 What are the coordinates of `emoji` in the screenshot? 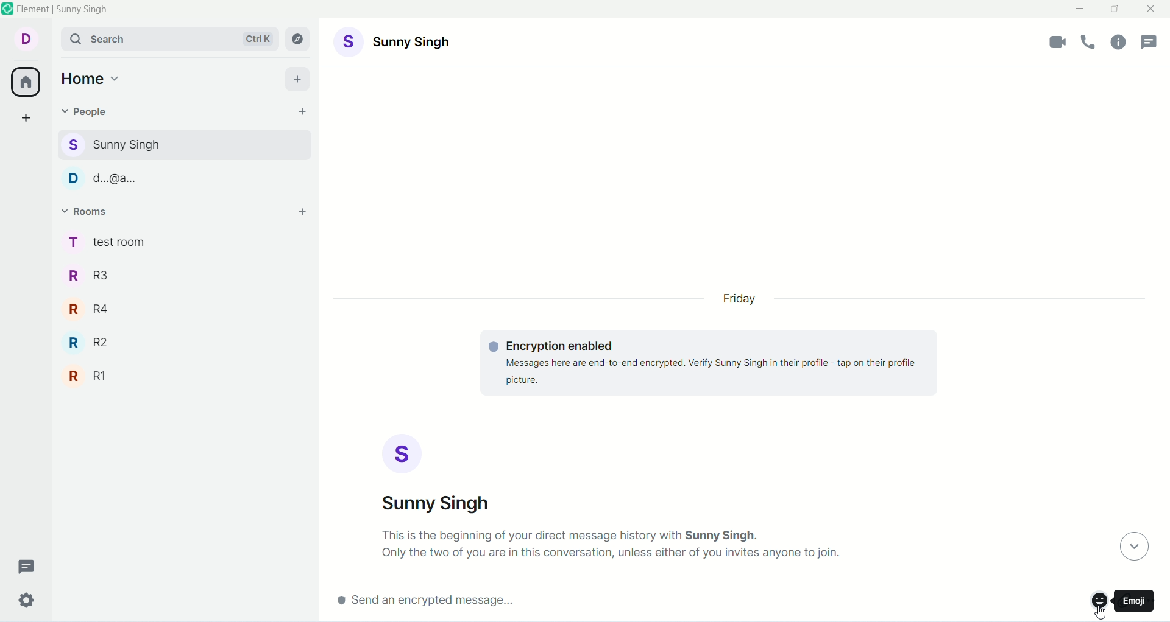 It's located at (1134, 599).